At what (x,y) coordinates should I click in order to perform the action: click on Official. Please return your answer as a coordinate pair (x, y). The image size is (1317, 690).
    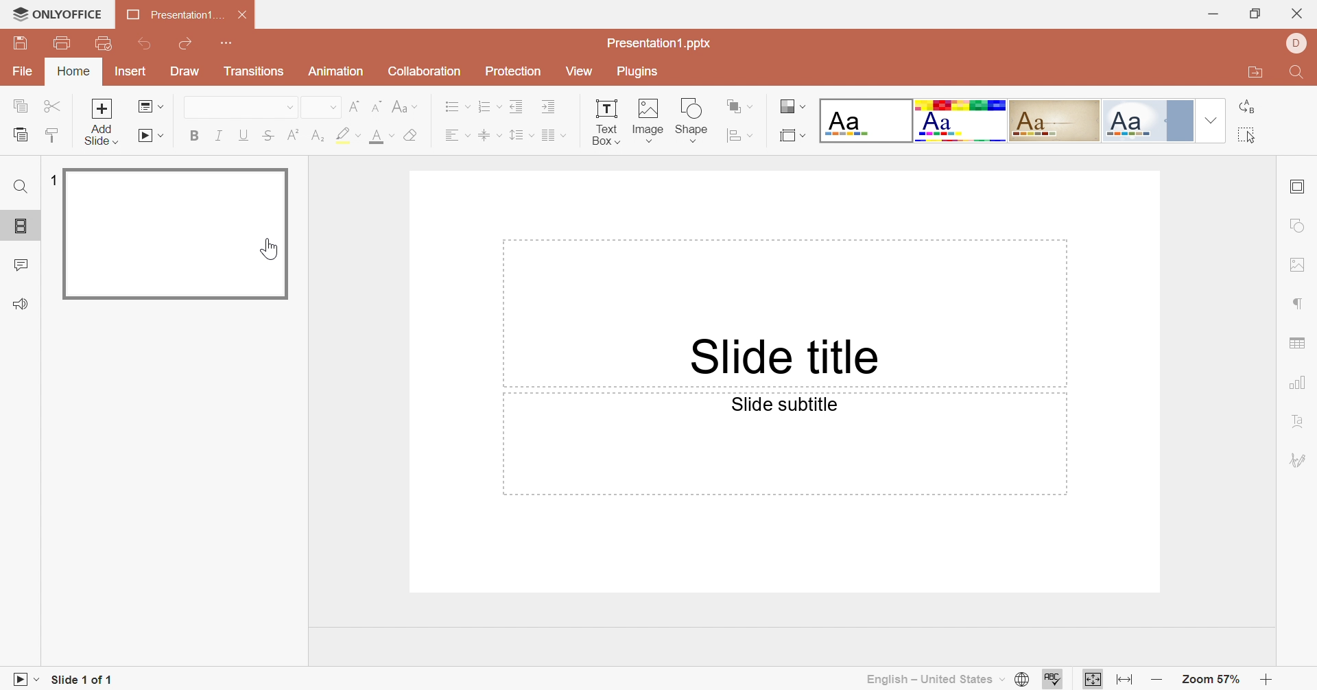
    Looking at the image, I should click on (1147, 119).